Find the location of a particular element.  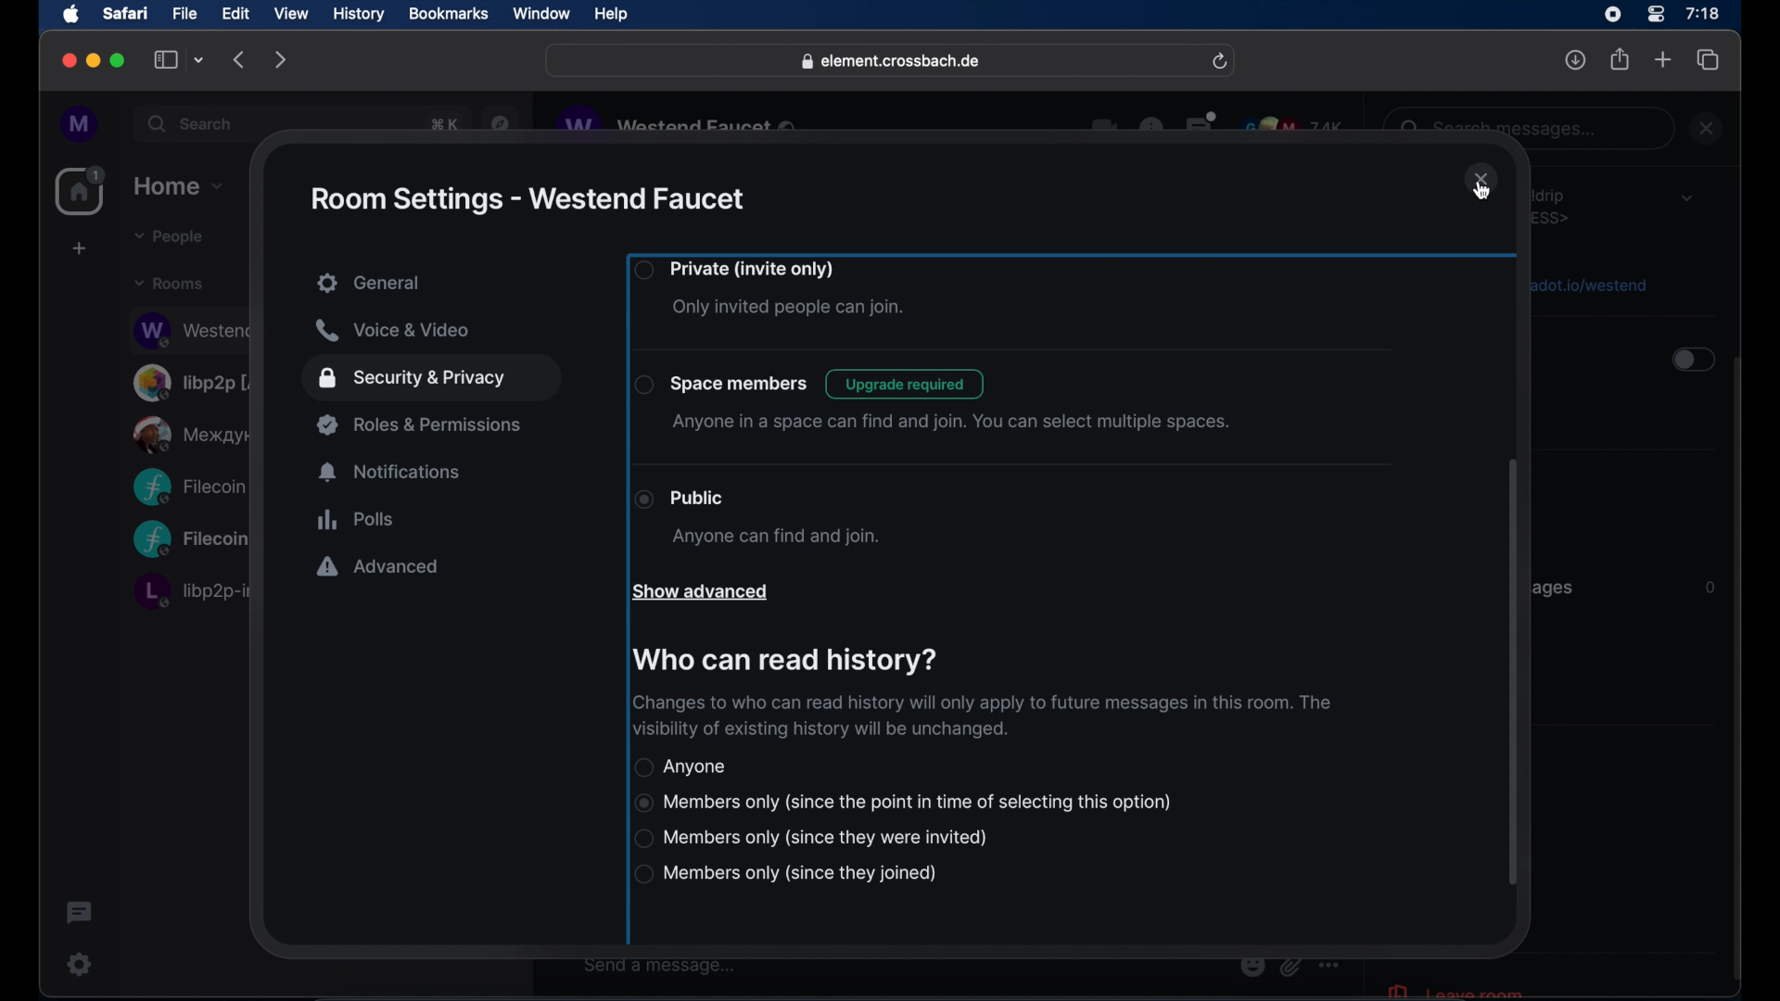

minimize is located at coordinates (94, 60).